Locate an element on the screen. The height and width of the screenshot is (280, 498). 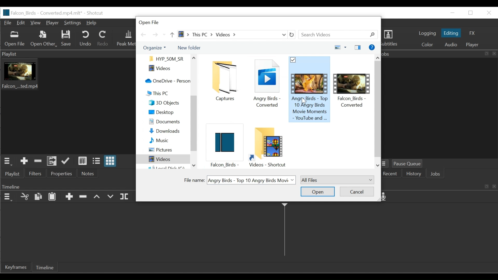
Falcon_birds - converted is located at coordinates (353, 87).